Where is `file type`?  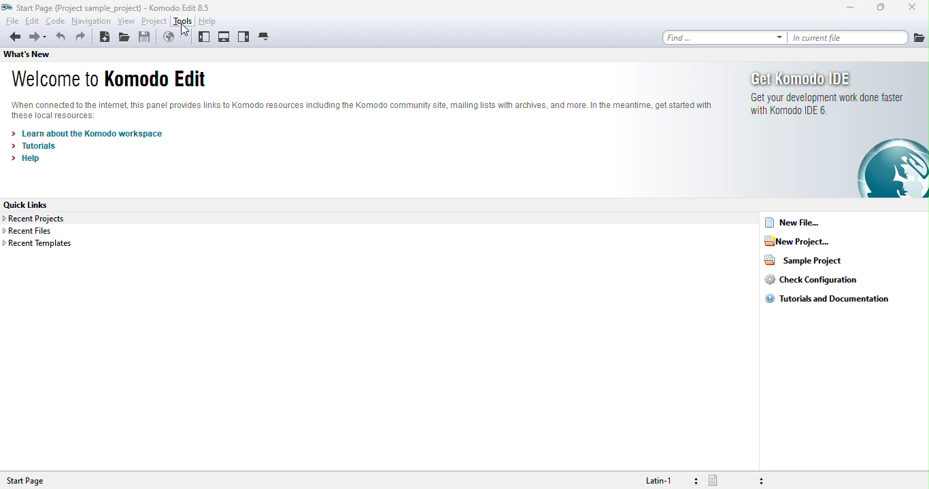 file type is located at coordinates (739, 480).